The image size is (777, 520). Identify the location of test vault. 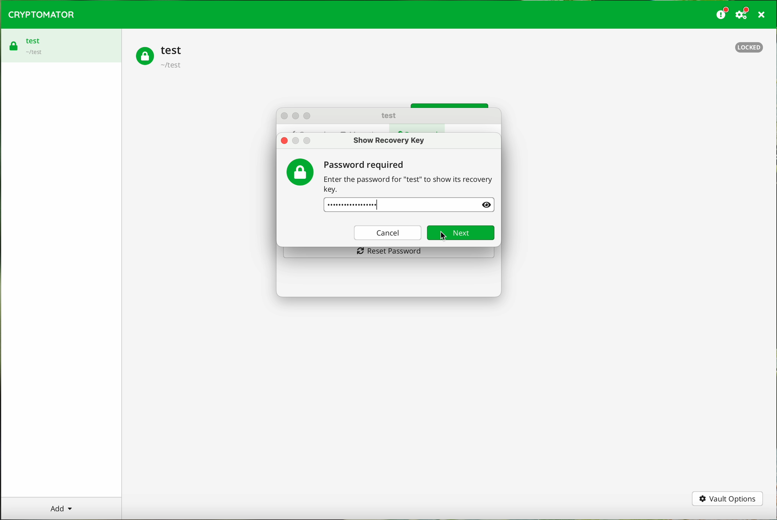
(161, 57).